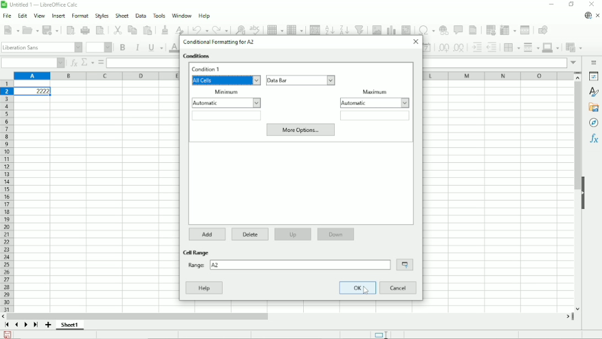 The image size is (602, 339). Describe the element at coordinates (141, 15) in the screenshot. I see `Data` at that location.